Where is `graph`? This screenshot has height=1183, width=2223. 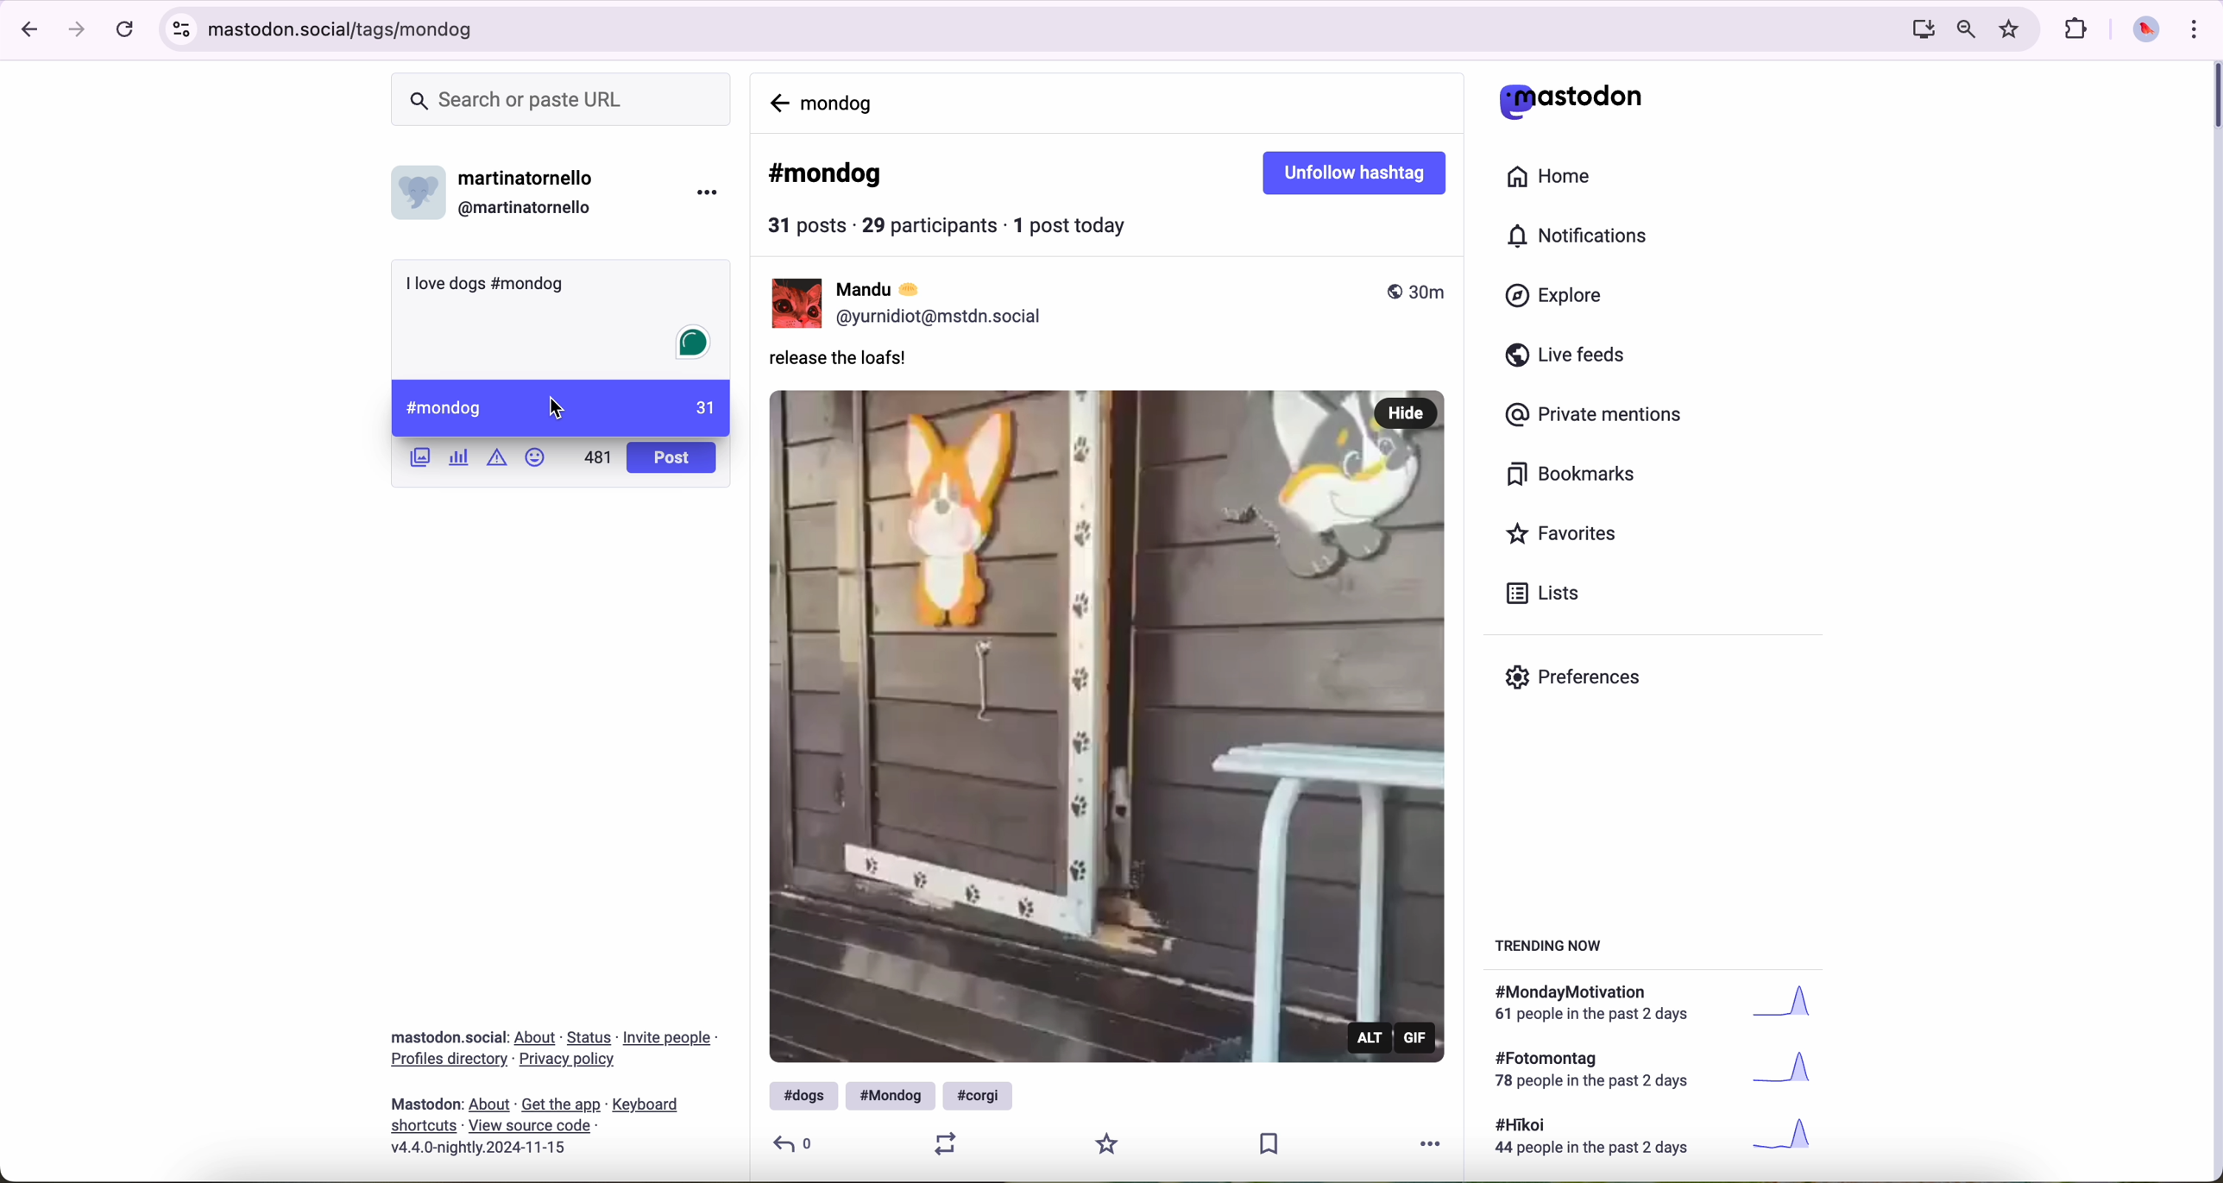 graph is located at coordinates (1796, 1006).